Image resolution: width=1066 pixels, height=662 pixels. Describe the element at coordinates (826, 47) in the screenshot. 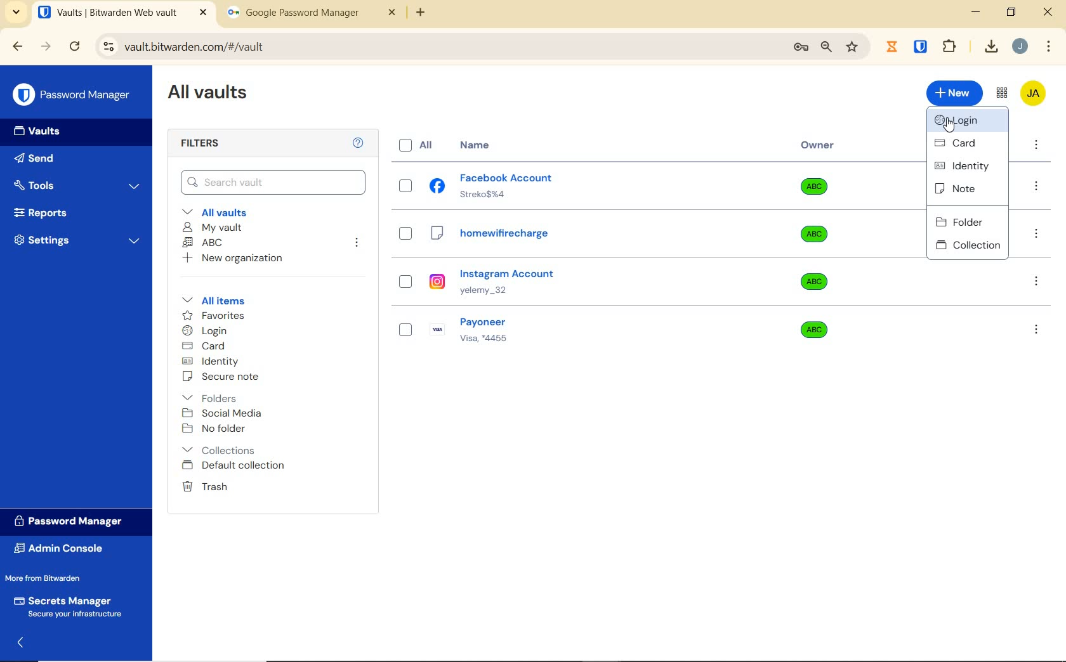

I see `zoom` at that location.